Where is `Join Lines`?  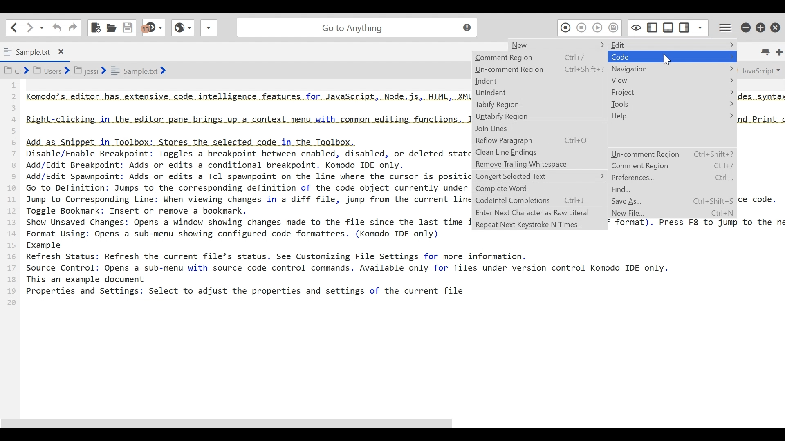
Join Lines is located at coordinates (538, 129).